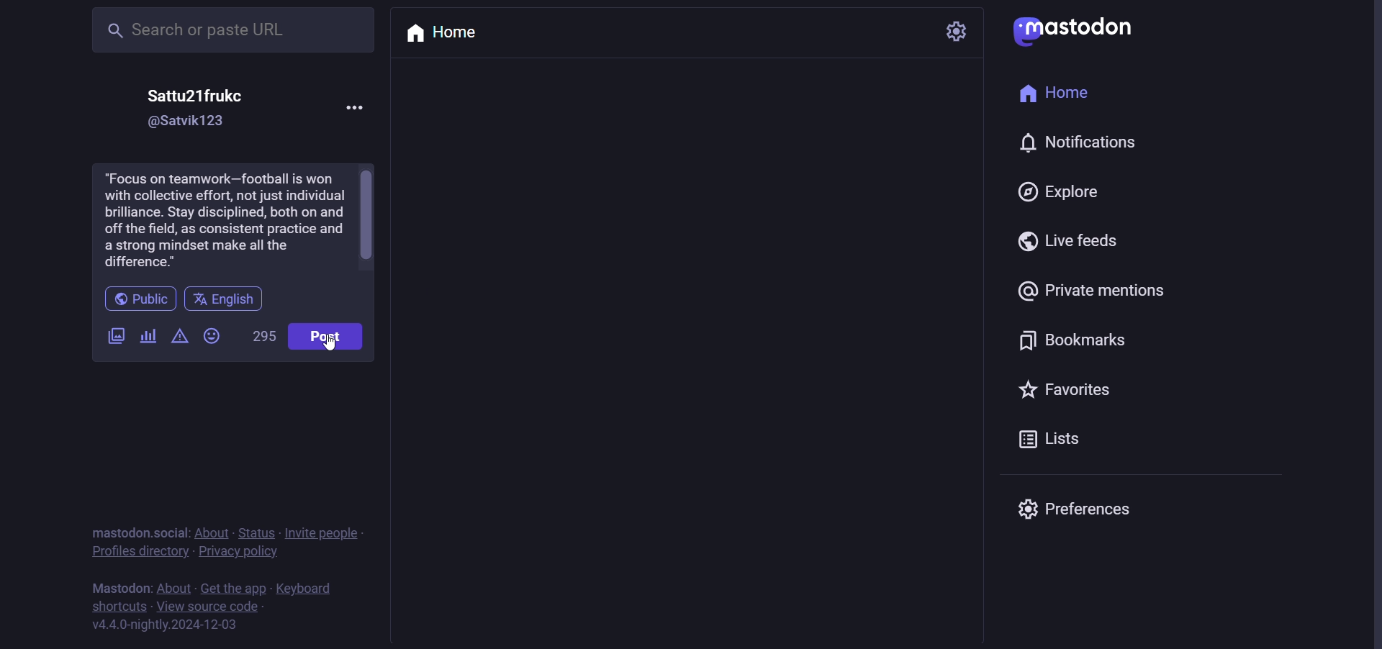 Image resolution: width=1382 pixels, height=649 pixels. Describe the element at coordinates (256, 531) in the screenshot. I see `status` at that location.